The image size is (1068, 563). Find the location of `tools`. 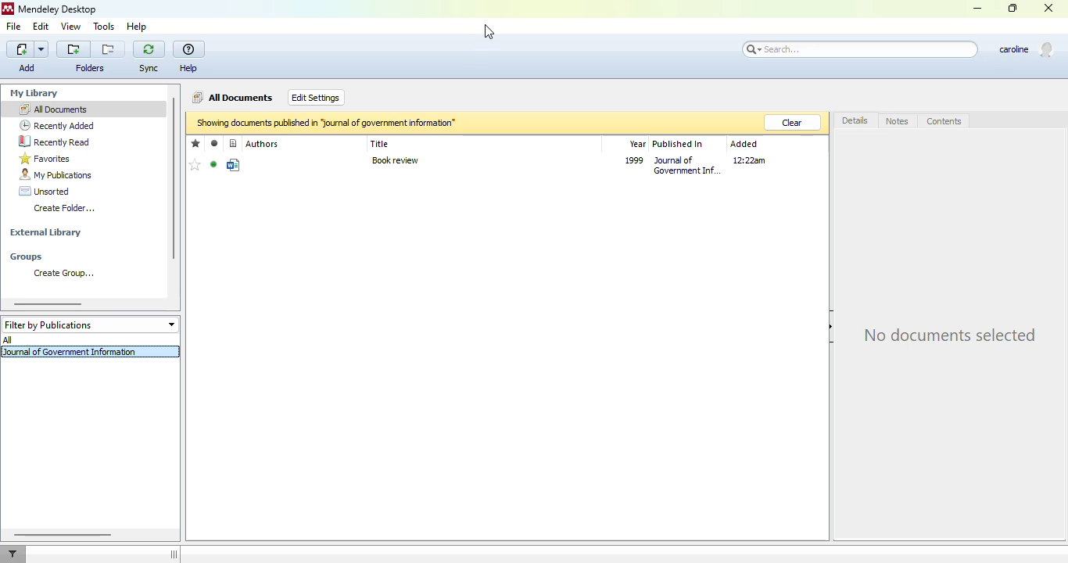

tools is located at coordinates (104, 27).